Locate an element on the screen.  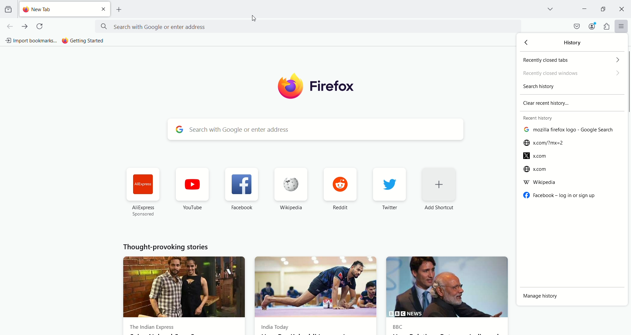
firefox is located at coordinates (339, 85).